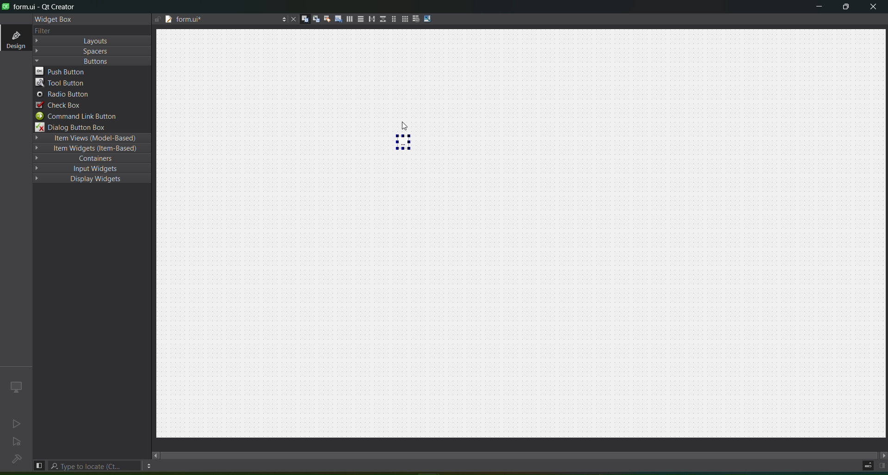 The width and height of the screenshot is (888, 475). I want to click on command link button, so click(90, 116).